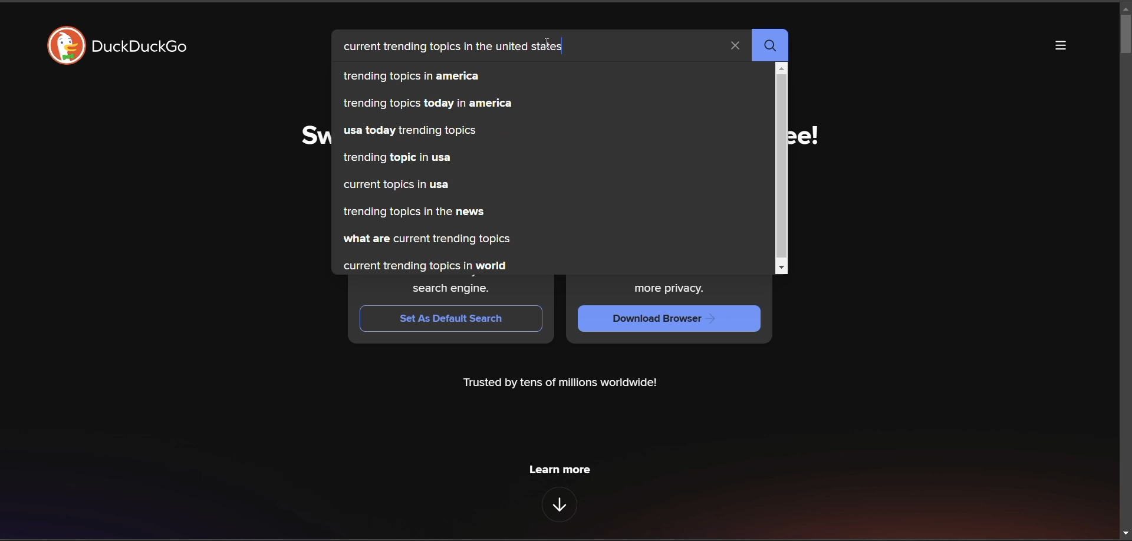 The image size is (1132, 541). Describe the element at coordinates (428, 103) in the screenshot. I see `trending topics today in america` at that location.